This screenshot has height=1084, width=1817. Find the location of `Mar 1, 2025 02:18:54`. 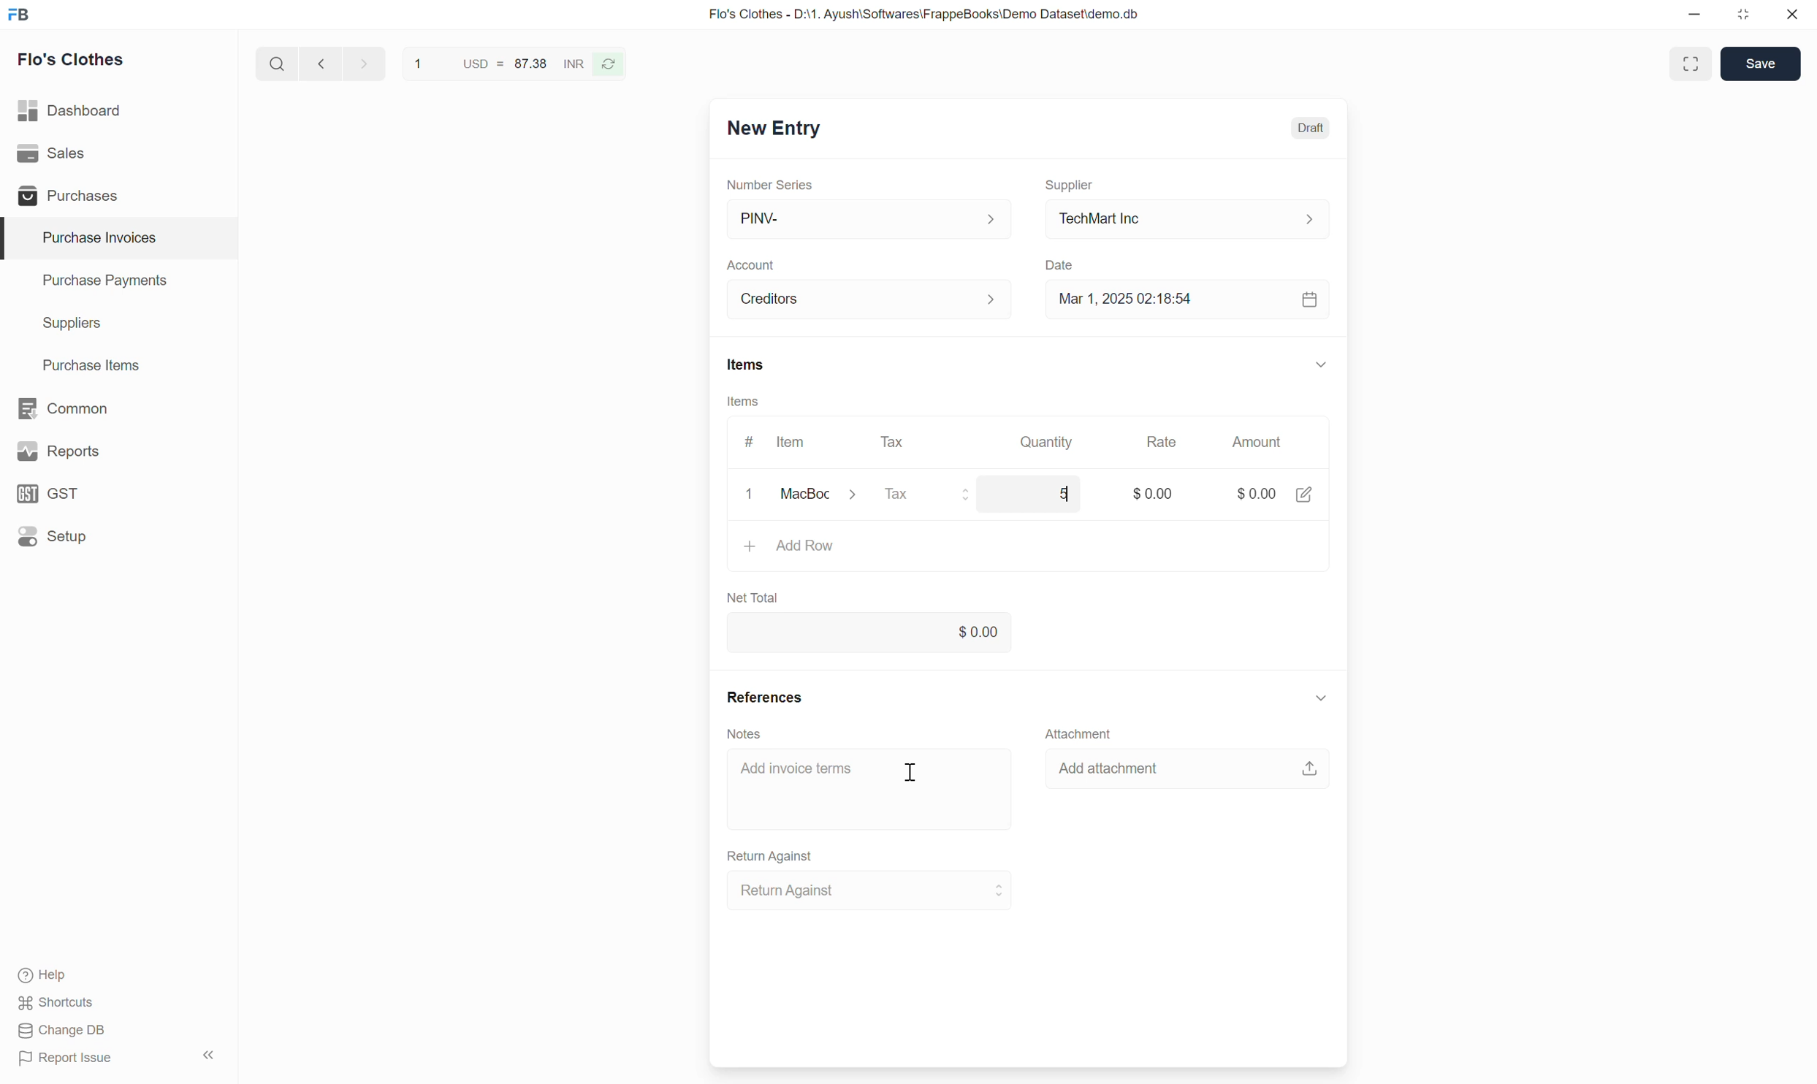

Mar 1, 2025 02:18:54 is located at coordinates (1188, 298).